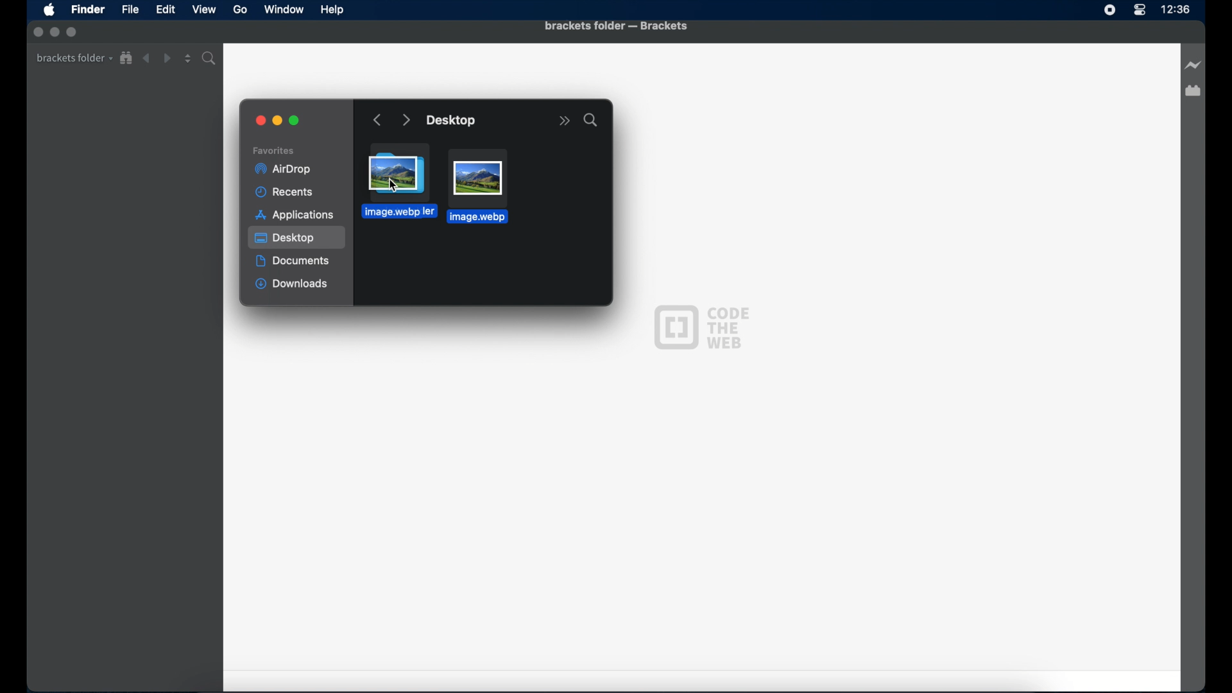  I want to click on apple icon, so click(49, 11).